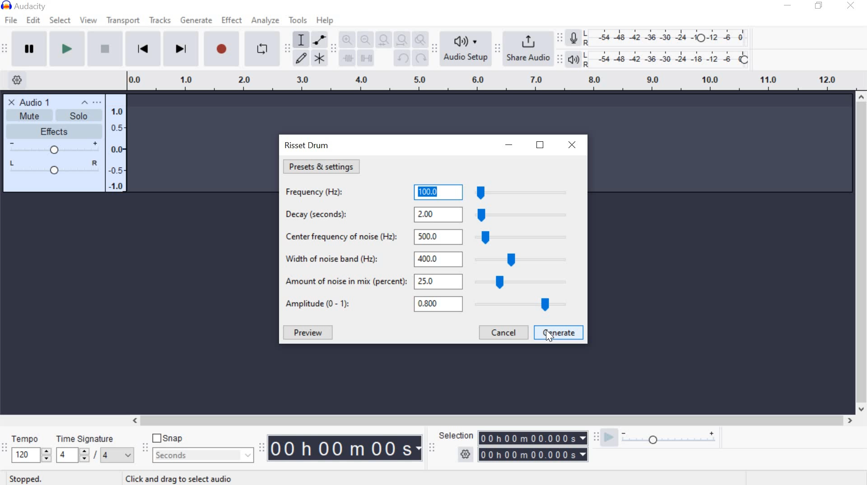 The height and width of the screenshot is (485, 867). Describe the element at coordinates (346, 448) in the screenshot. I see `audacity time` at that location.